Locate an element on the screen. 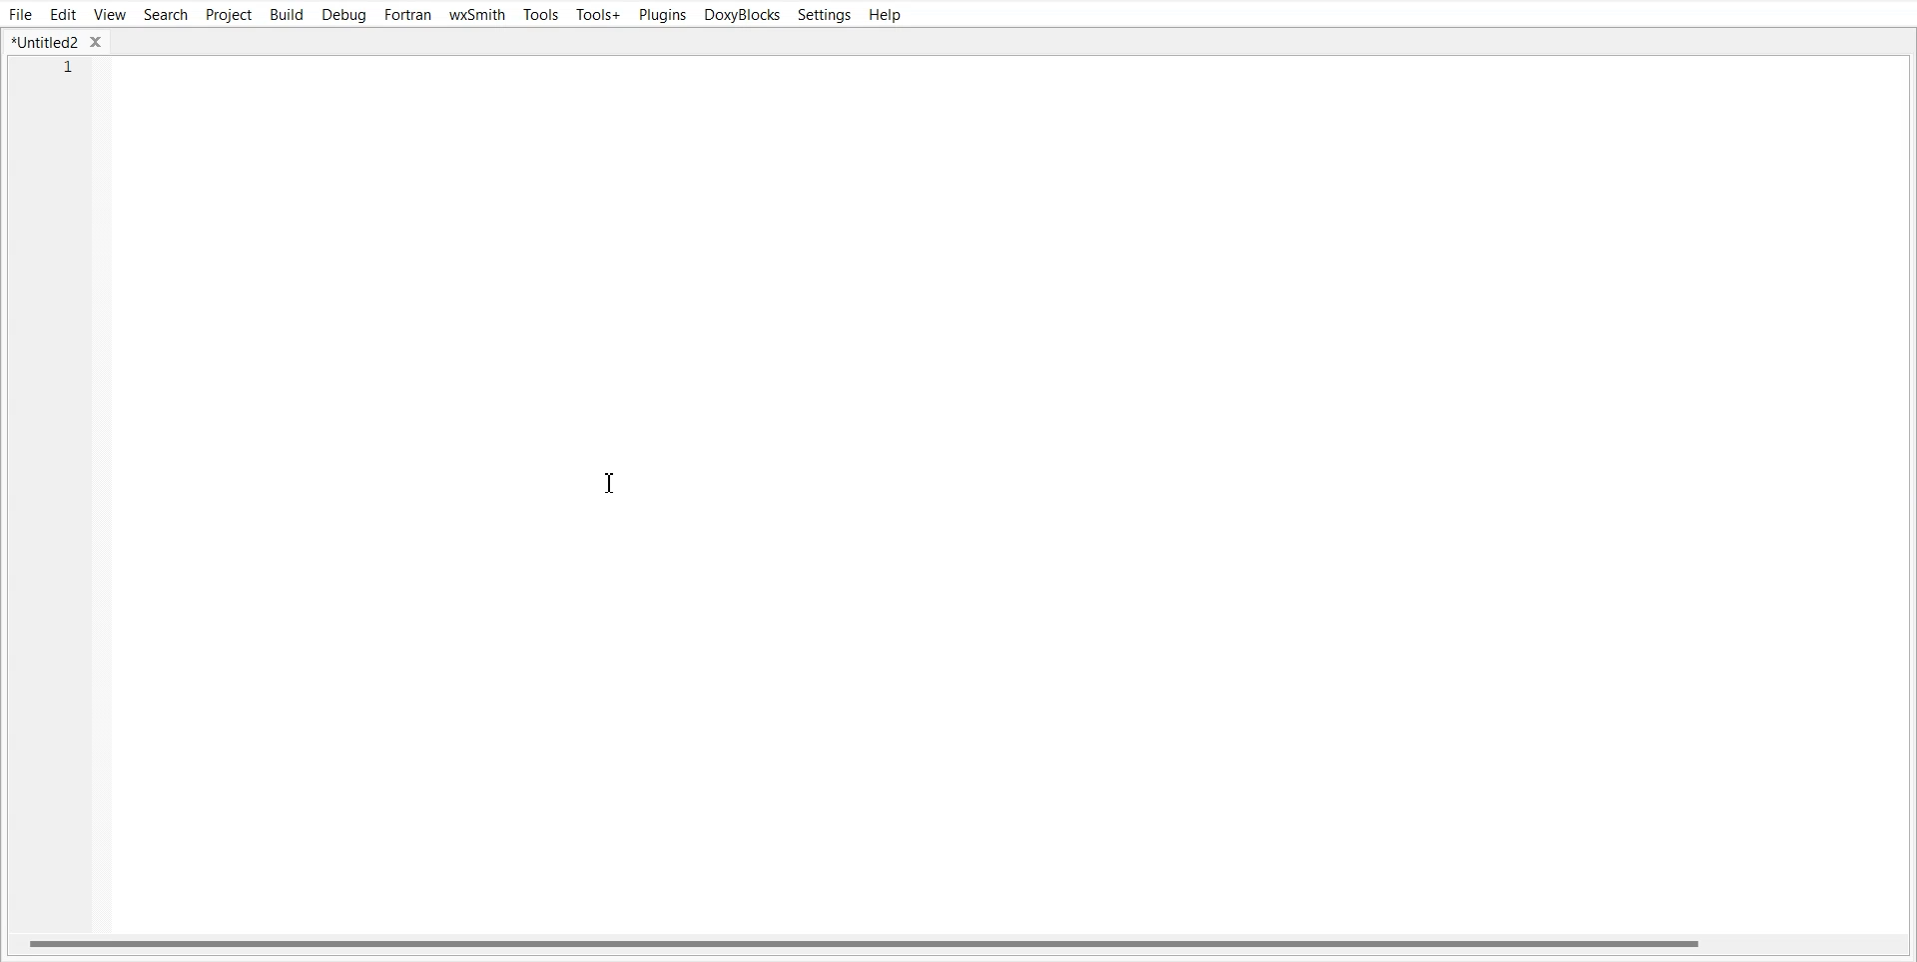 The width and height of the screenshot is (1917, 962). Edit is located at coordinates (64, 13).